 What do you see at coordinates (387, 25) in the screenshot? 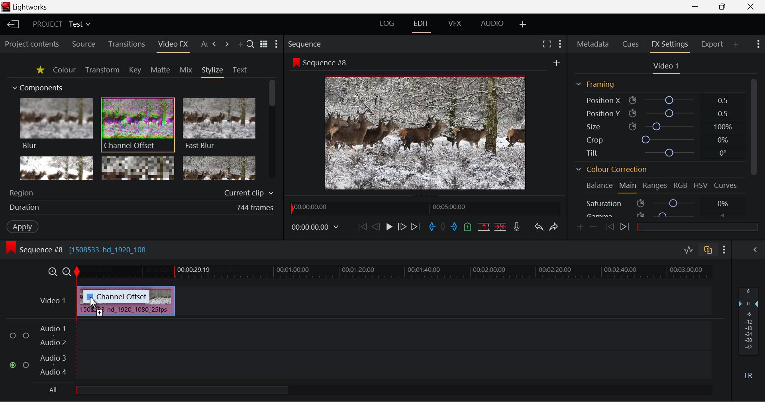
I see `LOG Layout` at bounding box center [387, 25].